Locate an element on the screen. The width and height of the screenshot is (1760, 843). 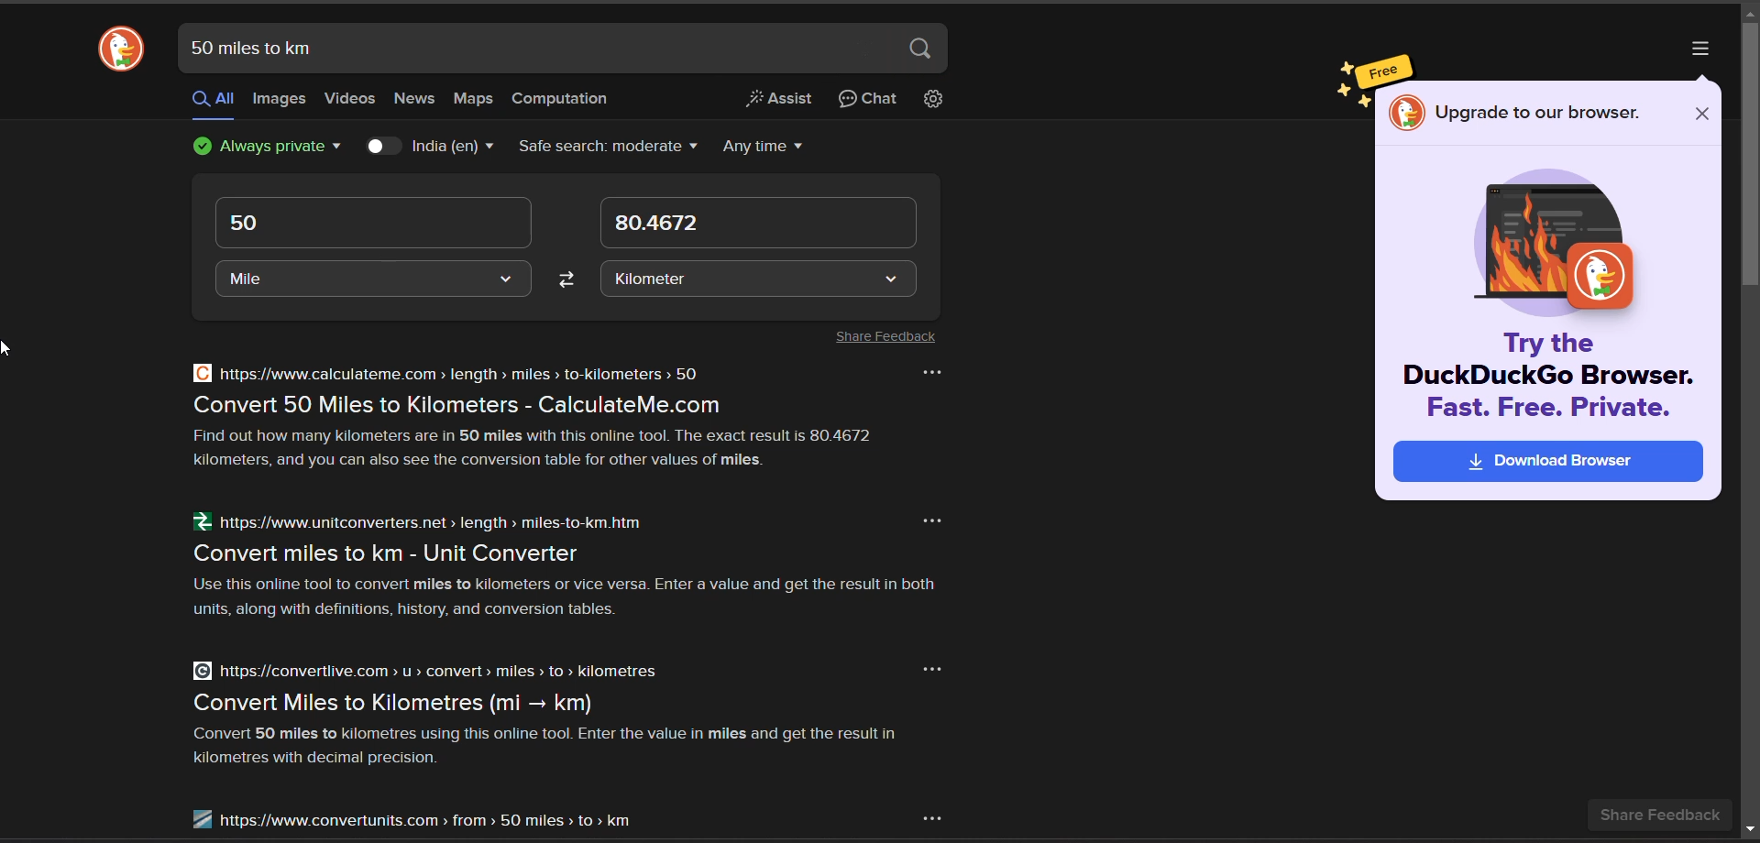
more option is located at coordinates (931, 369).